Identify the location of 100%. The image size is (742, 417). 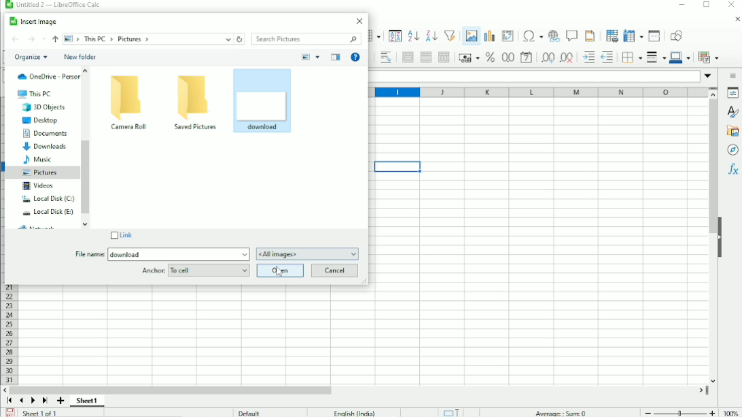
(732, 413).